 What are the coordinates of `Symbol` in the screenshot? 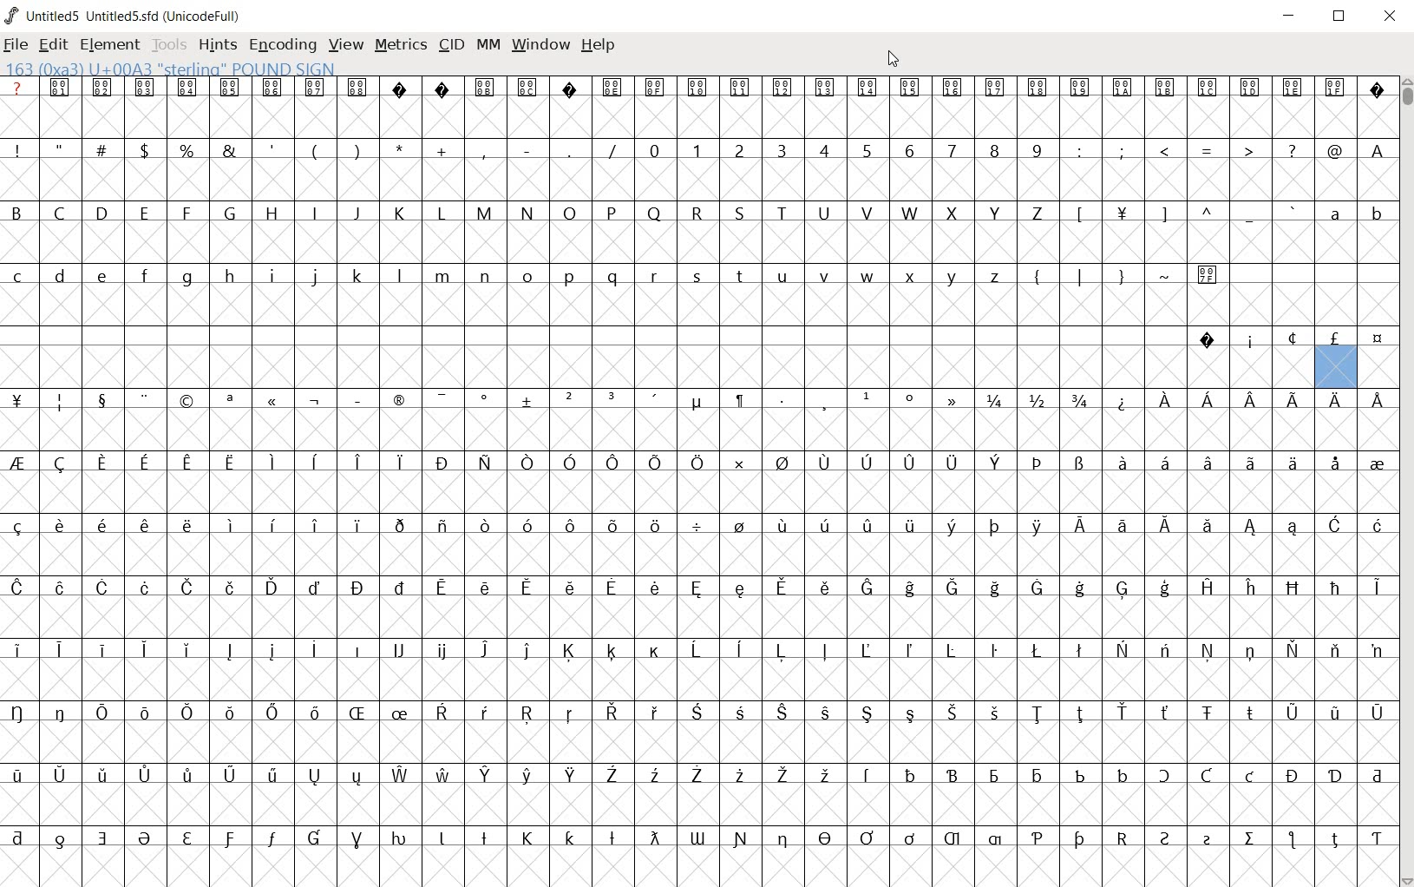 It's located at (145, 589).